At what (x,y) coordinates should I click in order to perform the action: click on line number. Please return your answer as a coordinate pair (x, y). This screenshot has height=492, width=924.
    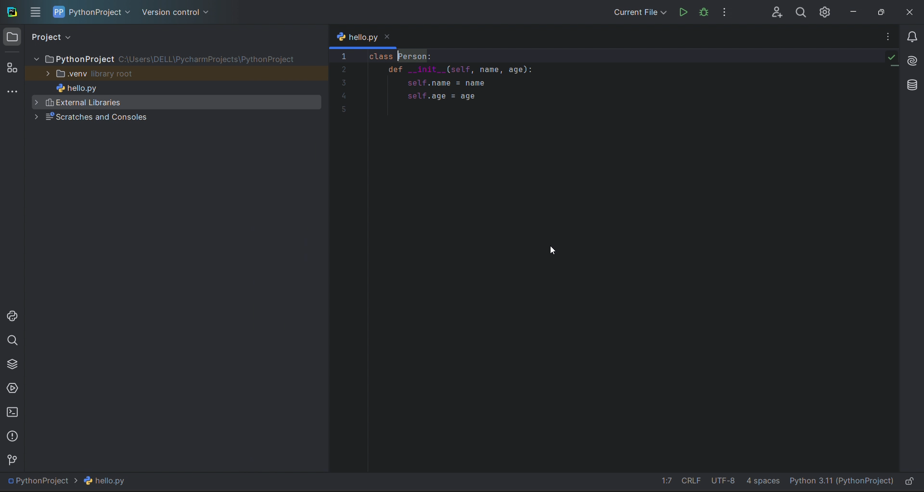
    Looking at the image, I should click on (343, 261).